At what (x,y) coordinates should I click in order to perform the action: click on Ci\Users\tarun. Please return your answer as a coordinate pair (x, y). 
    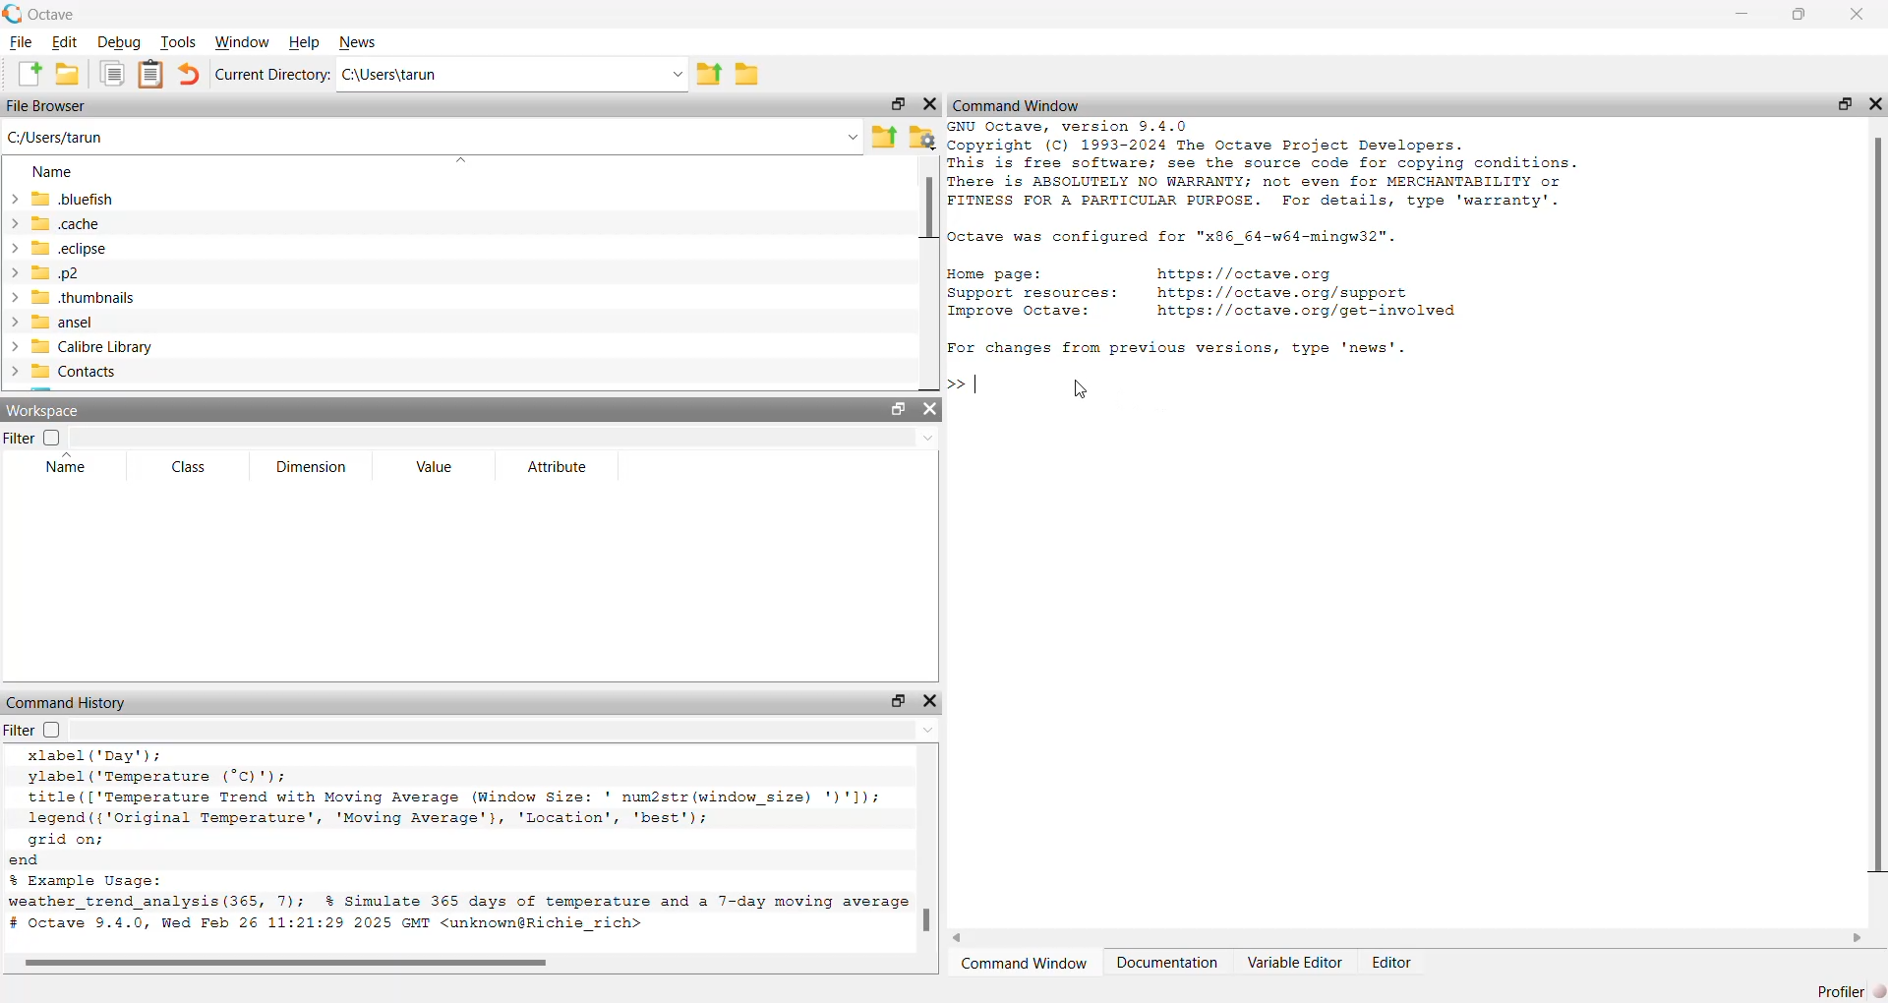
    Looking at the image, I should click on (442, 74).